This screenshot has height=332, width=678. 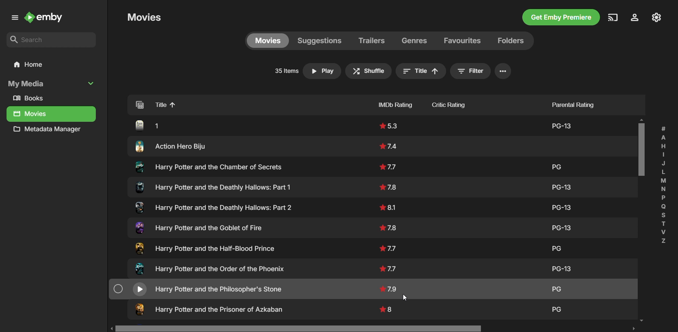 What do you see at coordinates (504, 71) in the screenshot?
I see `Settings` at bounding box center [504, 71].